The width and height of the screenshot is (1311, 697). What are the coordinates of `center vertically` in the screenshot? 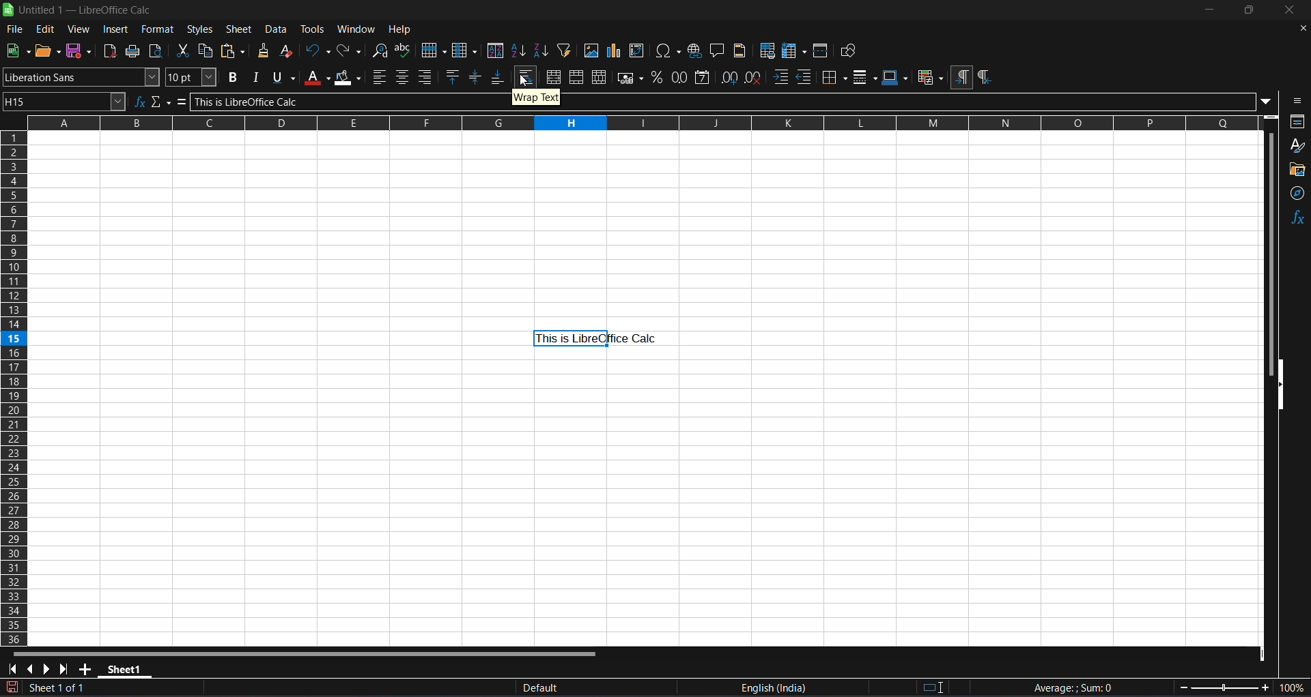 It's located at (477, 76).